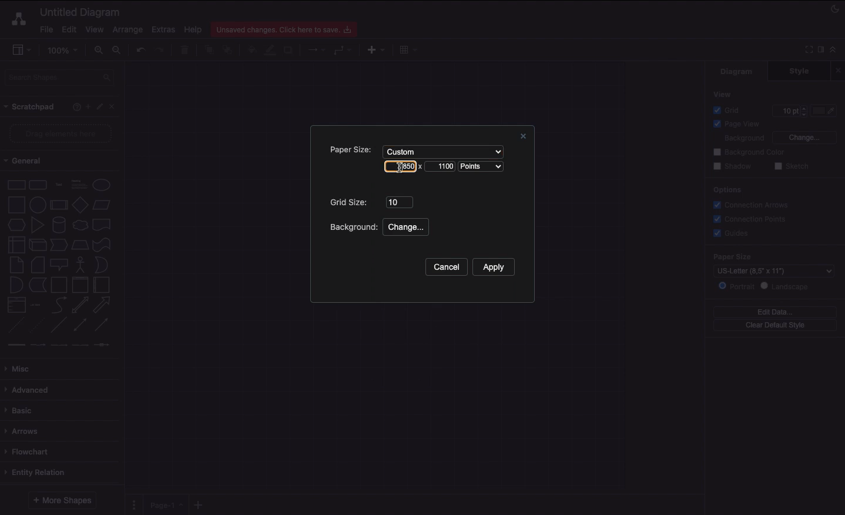  Describe the element at coordinates (102, 264) in the screenshot. I see `Or` at that location.